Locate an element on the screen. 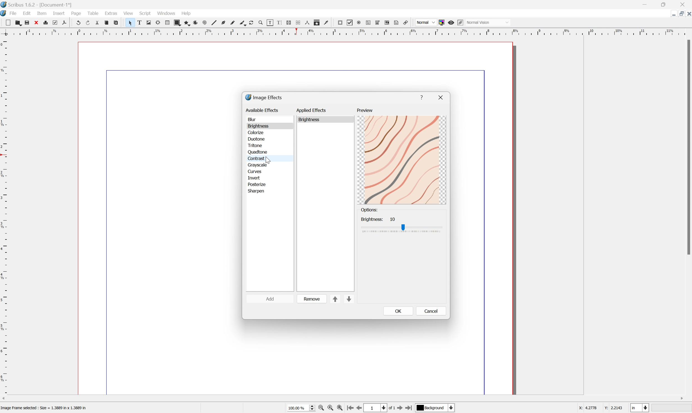 This screenshot has width=692, height=413. Brightness Slider is located at coordinates (401, 229).